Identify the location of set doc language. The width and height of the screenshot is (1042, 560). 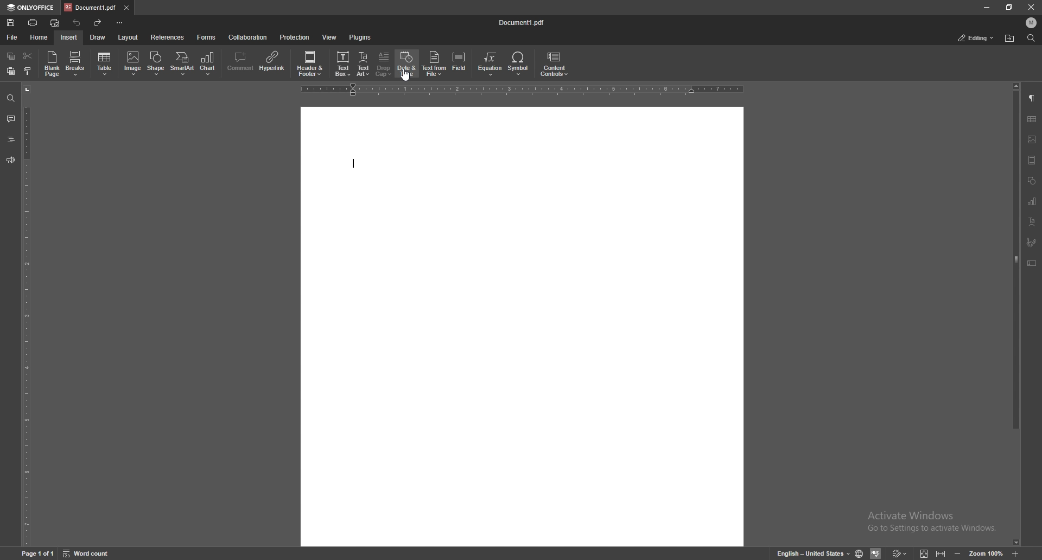
(860, 553).